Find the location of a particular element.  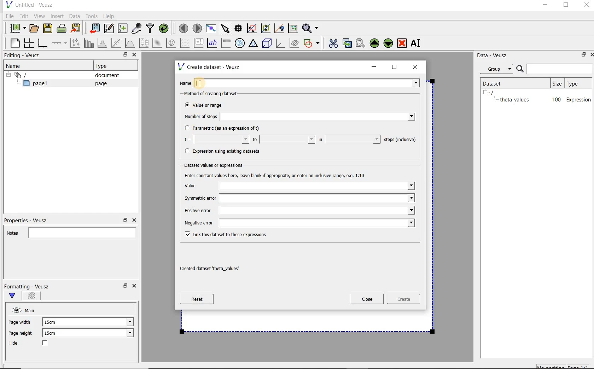

cut the selected widget is located at coordinates (332, 42).